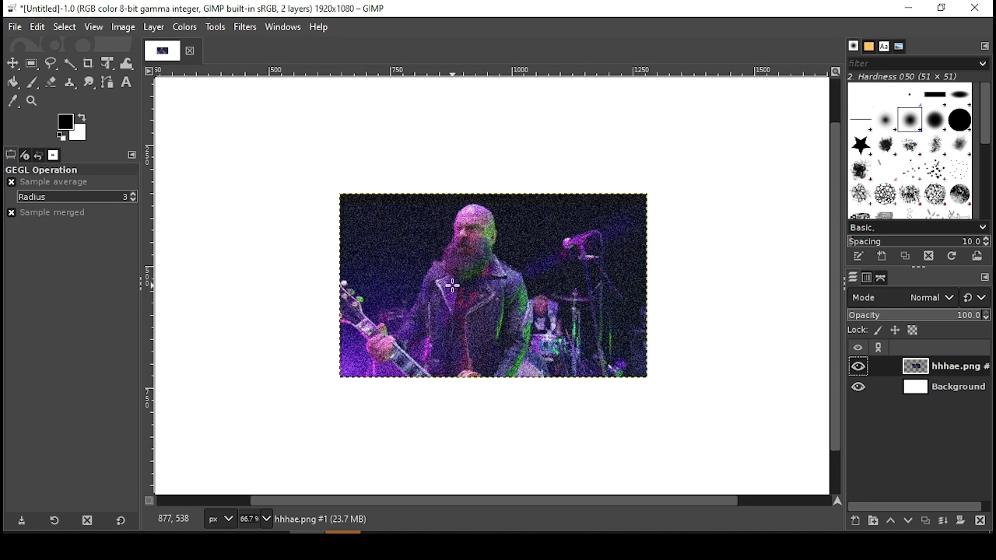 This screenshot has width=996, height=560. Describe the element at coordinates (859, 386) in the screenshot. I see `layer visibility on/off` at that location.